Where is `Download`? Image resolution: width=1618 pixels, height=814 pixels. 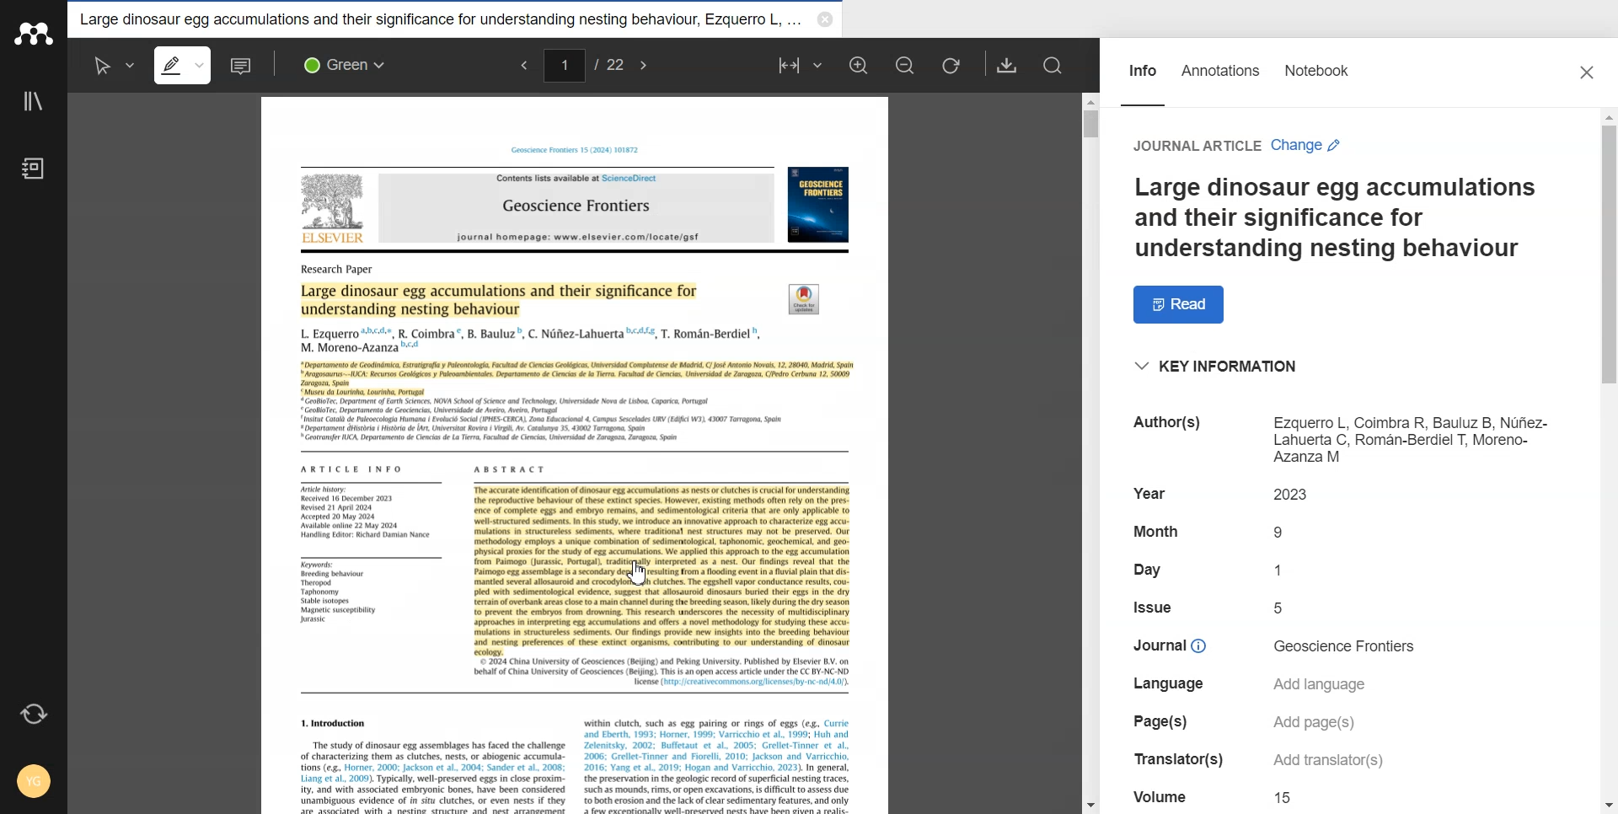
Download is located at coordinates (1007, 65).